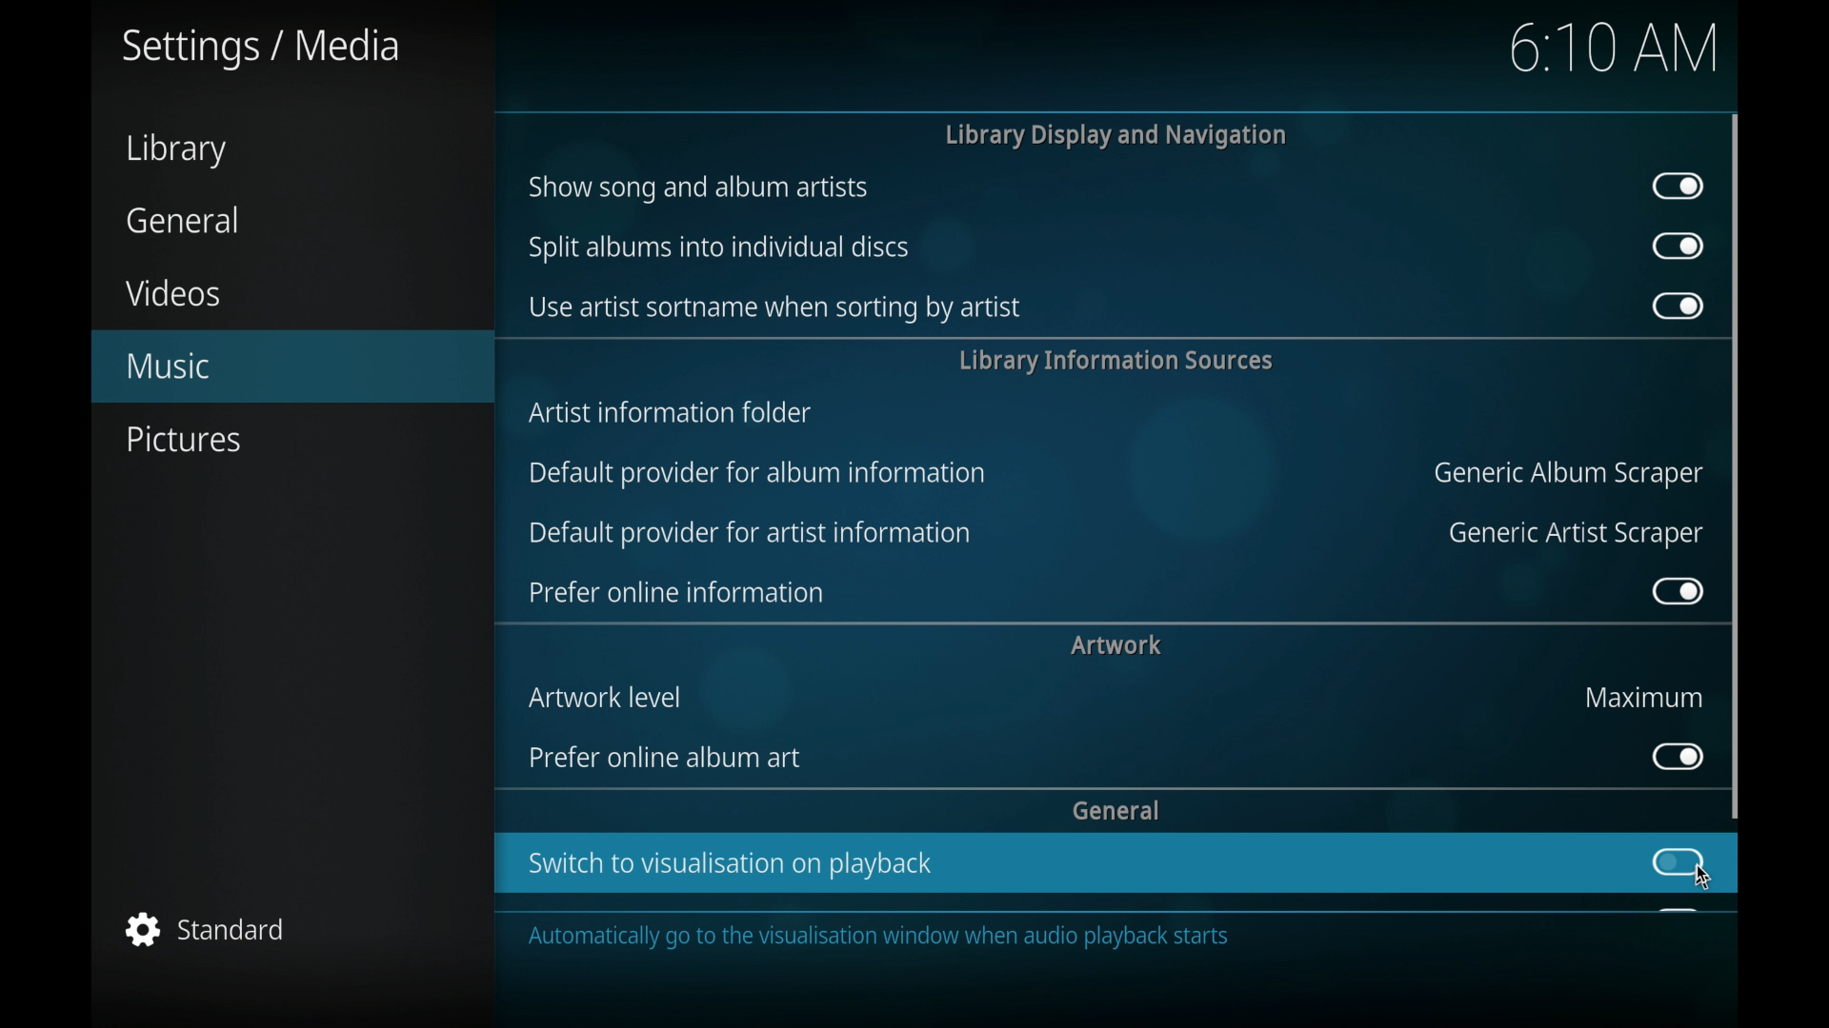  I want to click on library information sources, so click(1114, 360).